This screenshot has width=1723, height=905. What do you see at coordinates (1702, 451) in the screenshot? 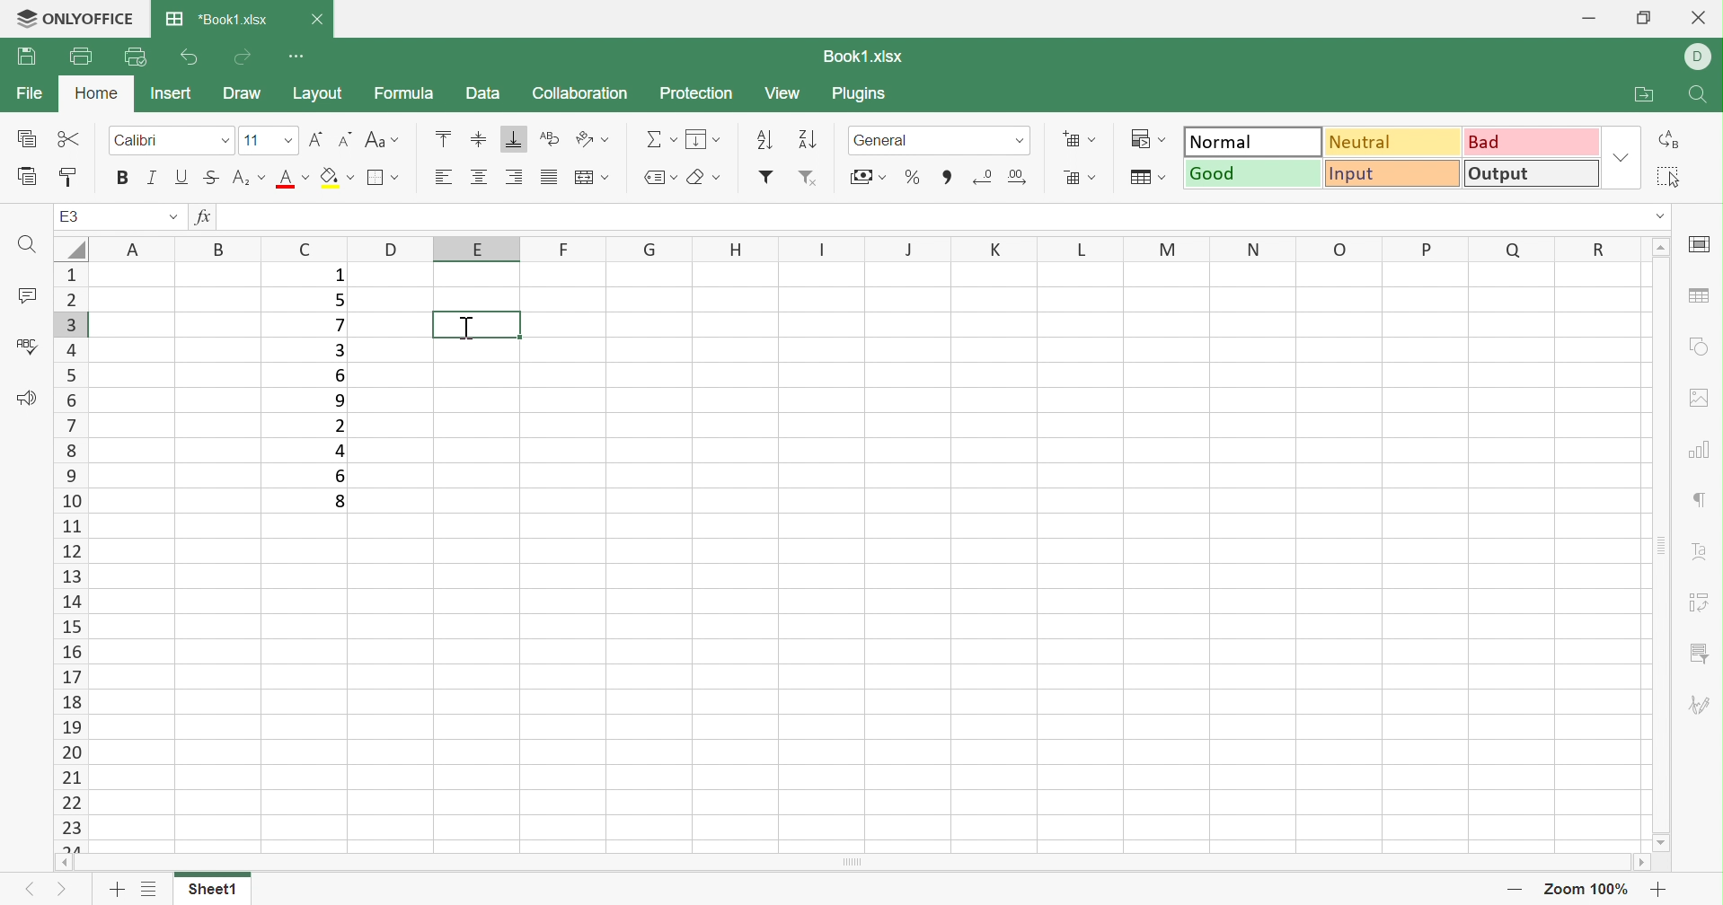
I see `chart settings` at bounding box center [1702, 451].